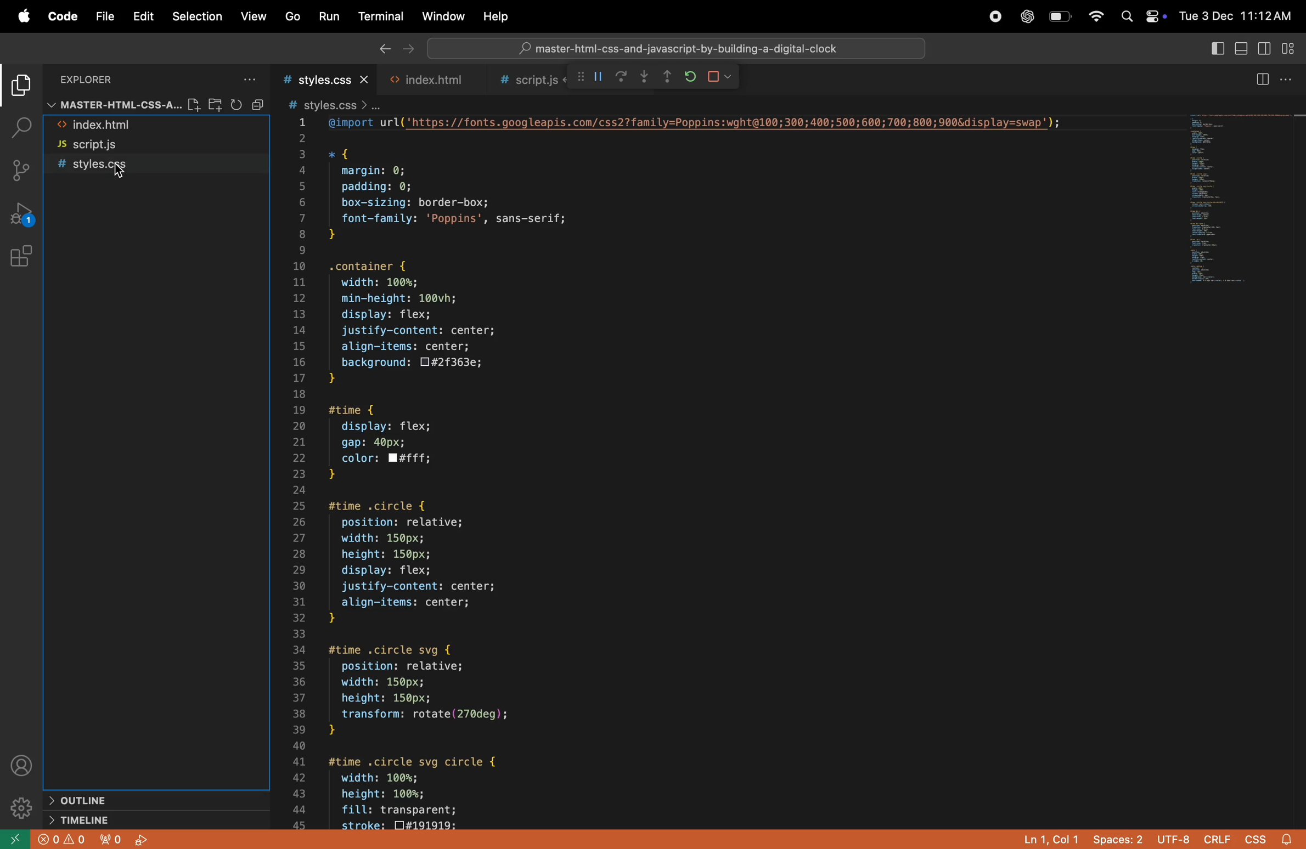 The height and width of the screenshot is (849, 1306). I want to click on toogle primary side bar, so click(1215, 49).